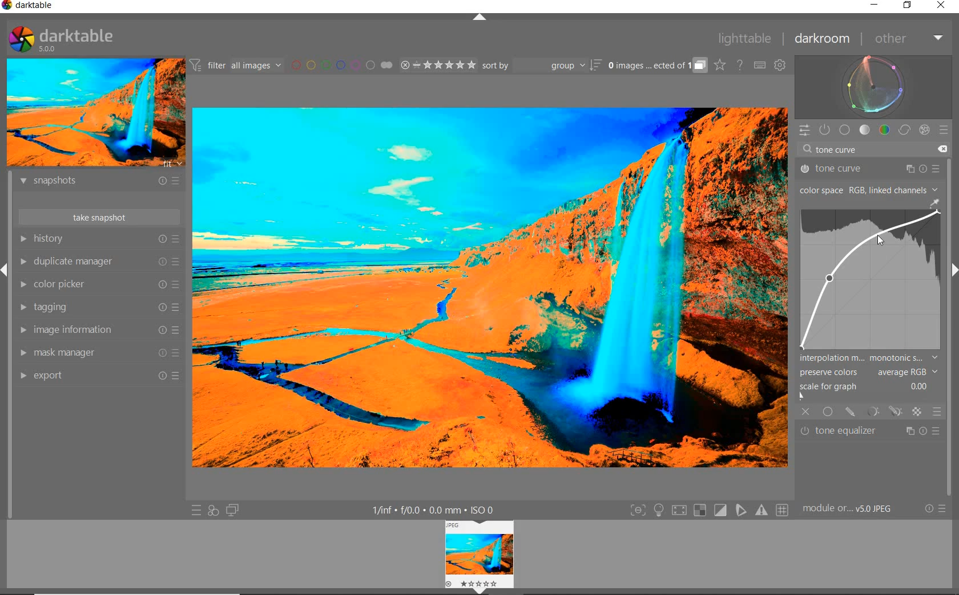  I want to click on MODULE...v5.0 JPEG, so click(851, 510).